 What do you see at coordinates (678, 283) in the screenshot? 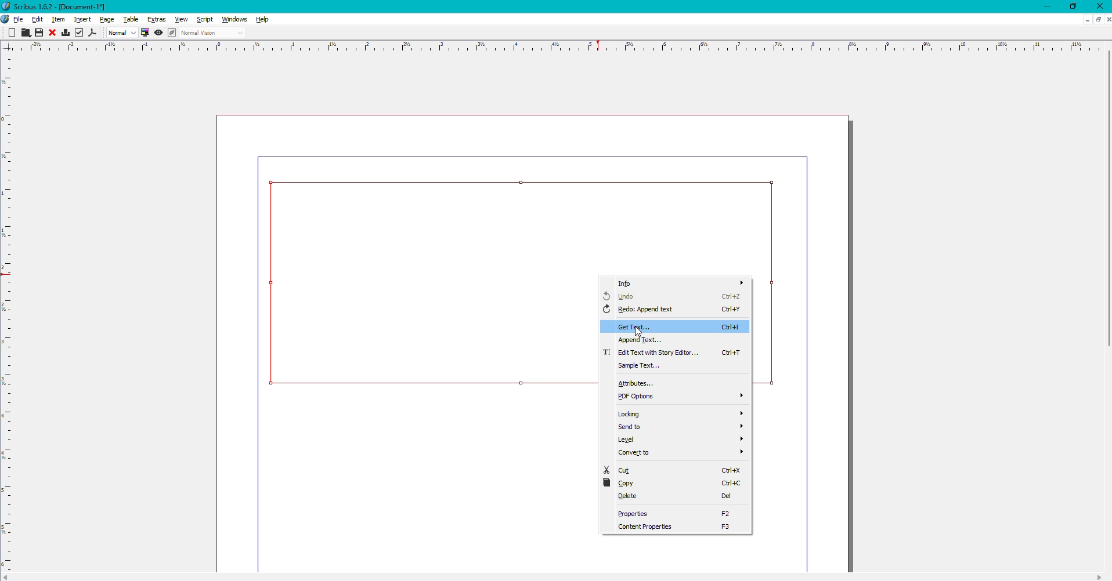
I see `Info` at bounding box center [678, 283].